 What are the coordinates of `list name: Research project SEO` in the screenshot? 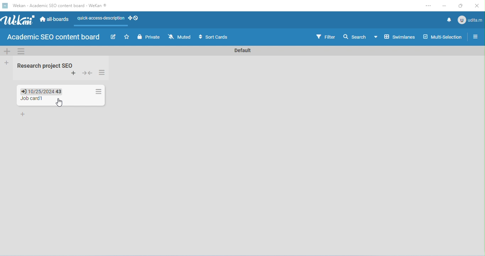 It's located at (47, 65).